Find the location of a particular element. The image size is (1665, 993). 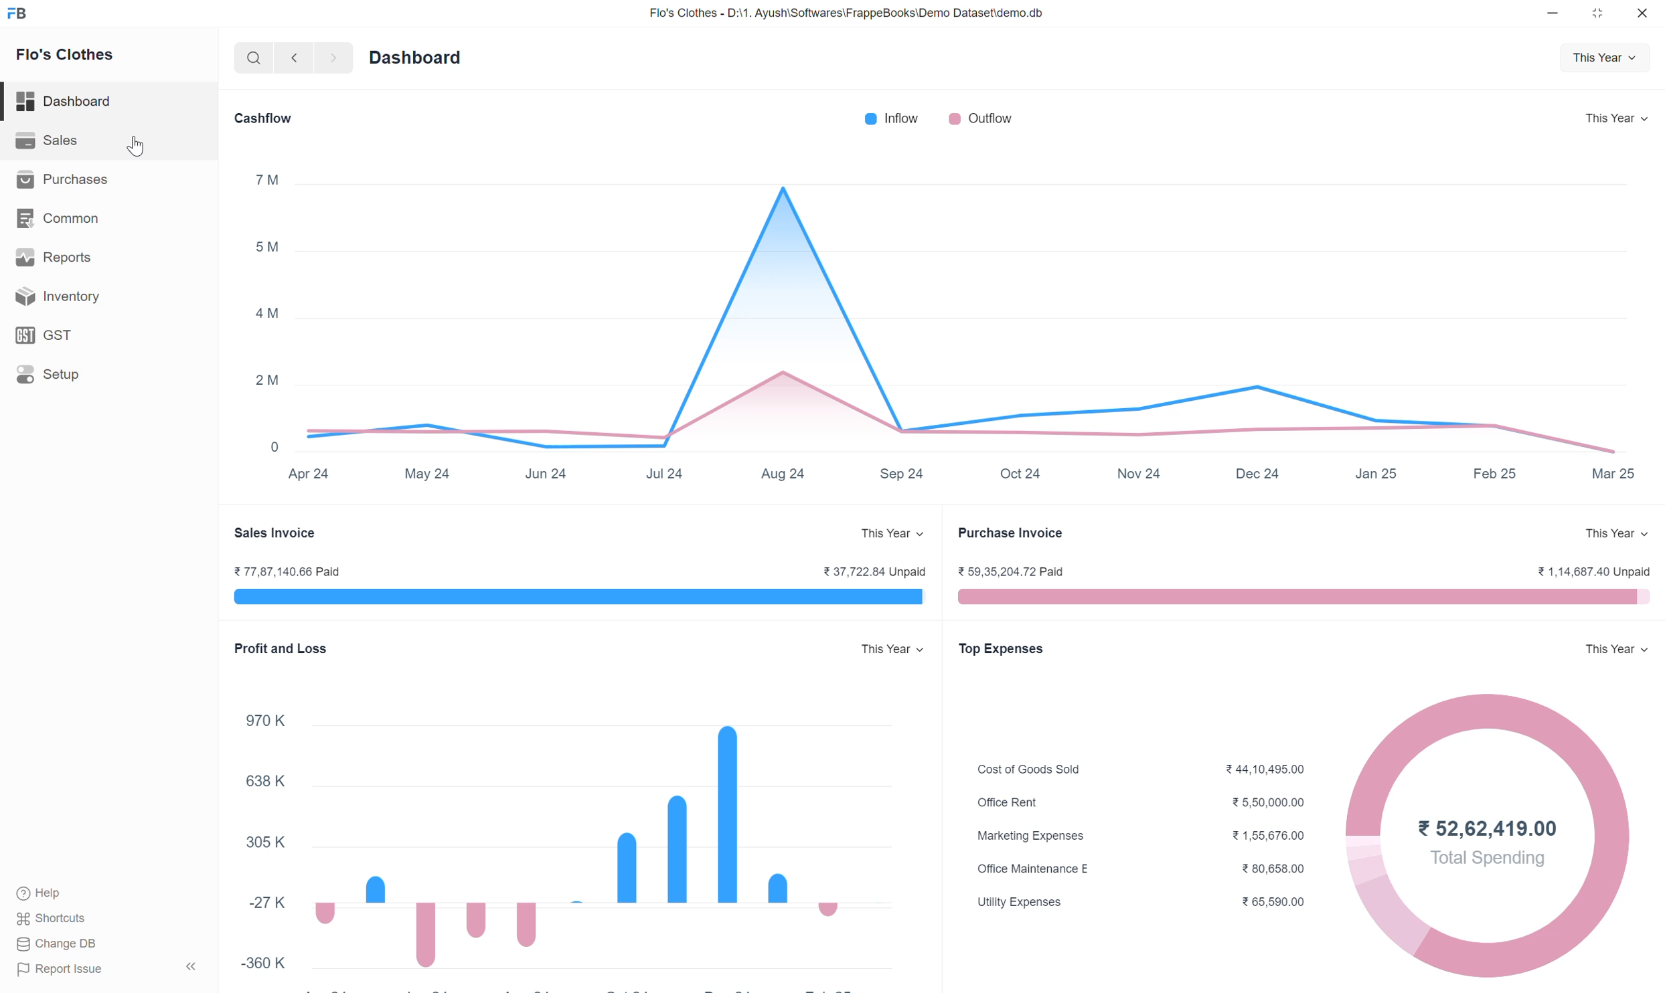

305K is located at coordinates (268, 842).